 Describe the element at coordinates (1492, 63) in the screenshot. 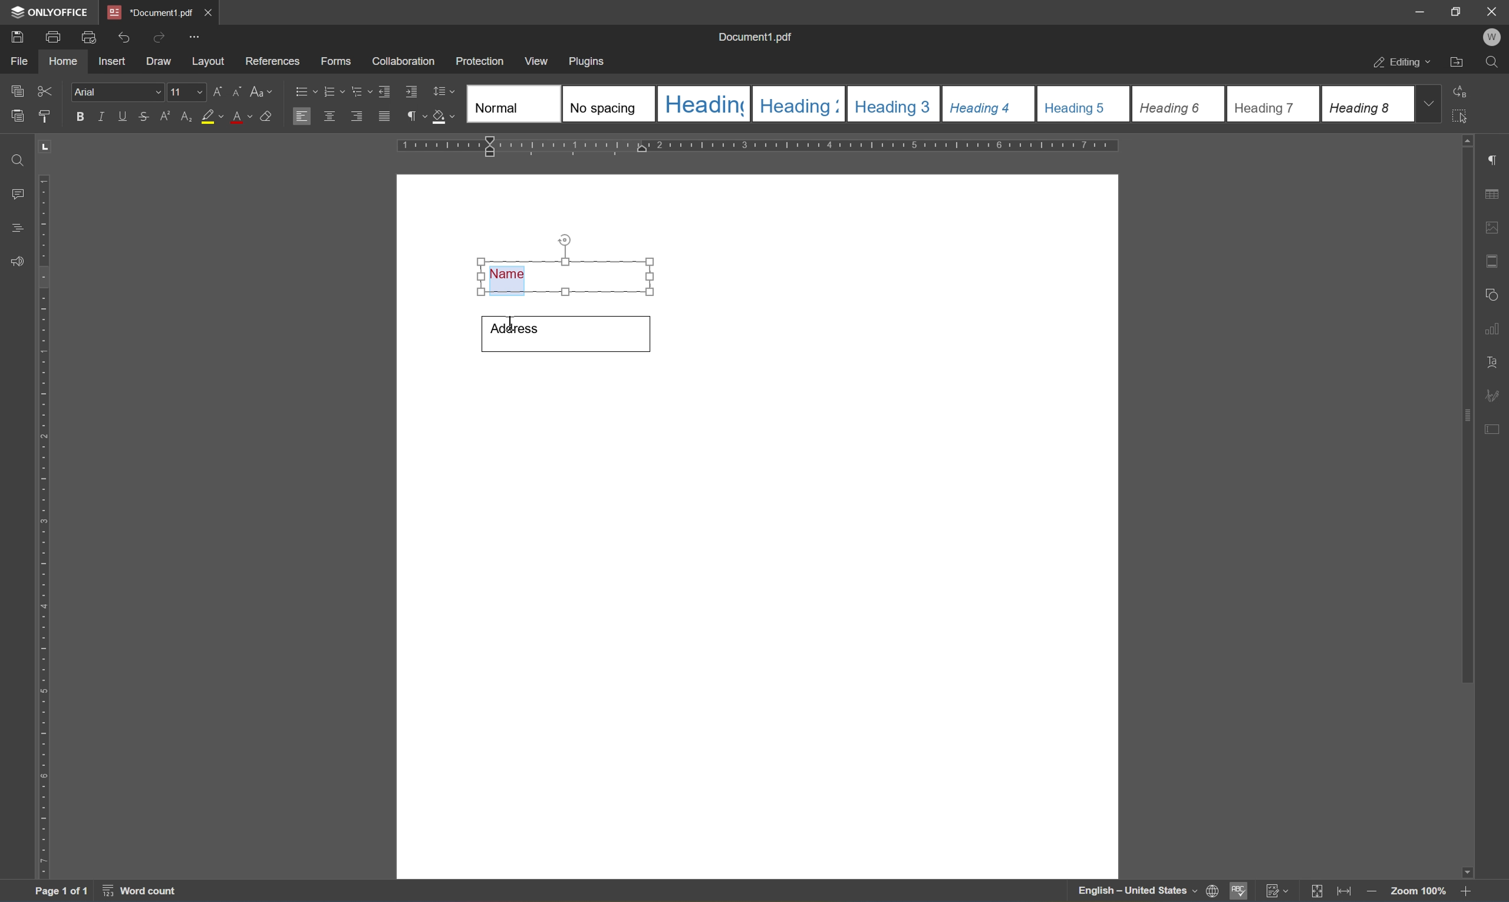

I see `find` at that location.